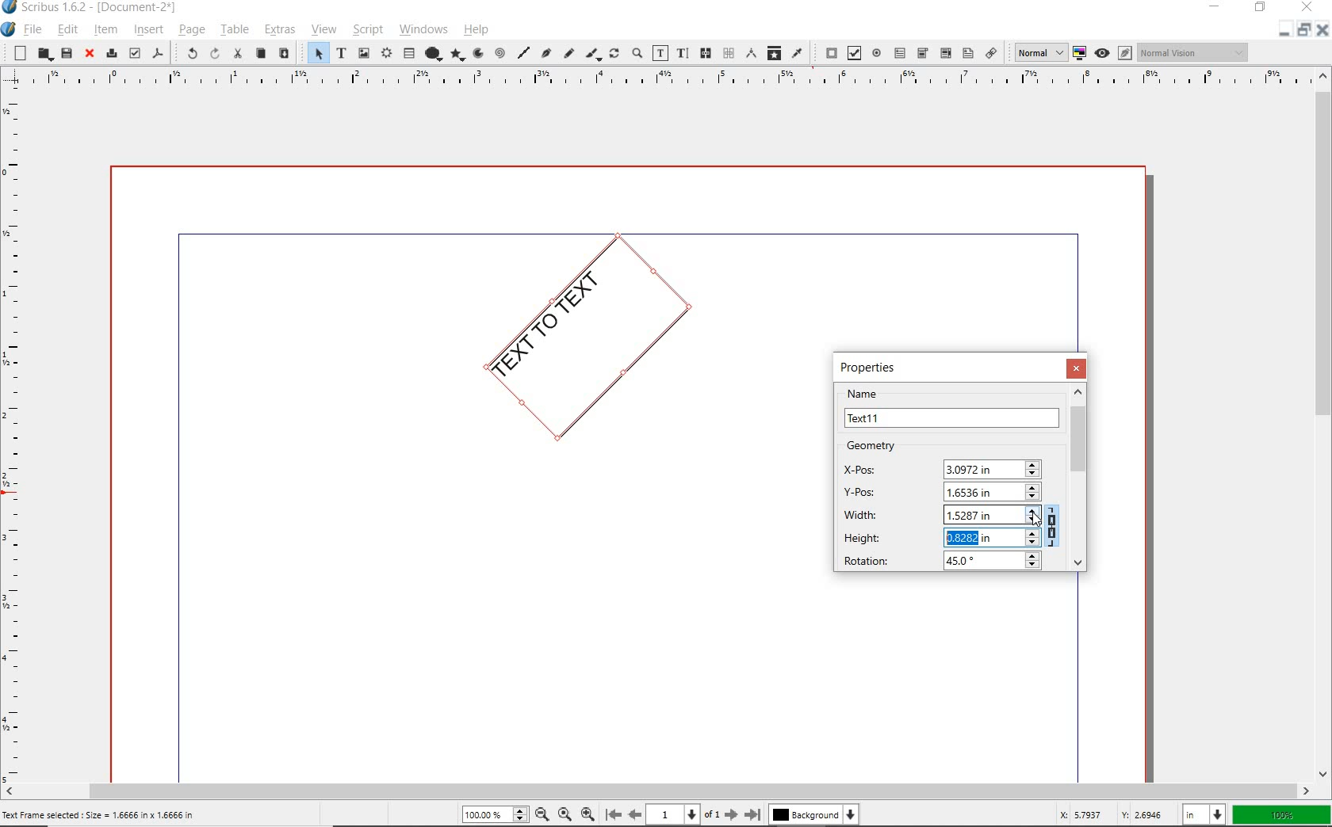  What do you see at coordinates (1323, 34) in the screenshot?
I see `close` at bounding box center [1323, 34].